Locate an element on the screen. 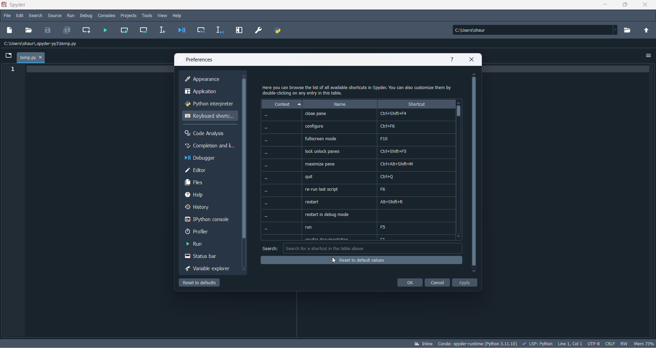 This screenshot has width=656, height=348. close is located at coordinates (644, 6).